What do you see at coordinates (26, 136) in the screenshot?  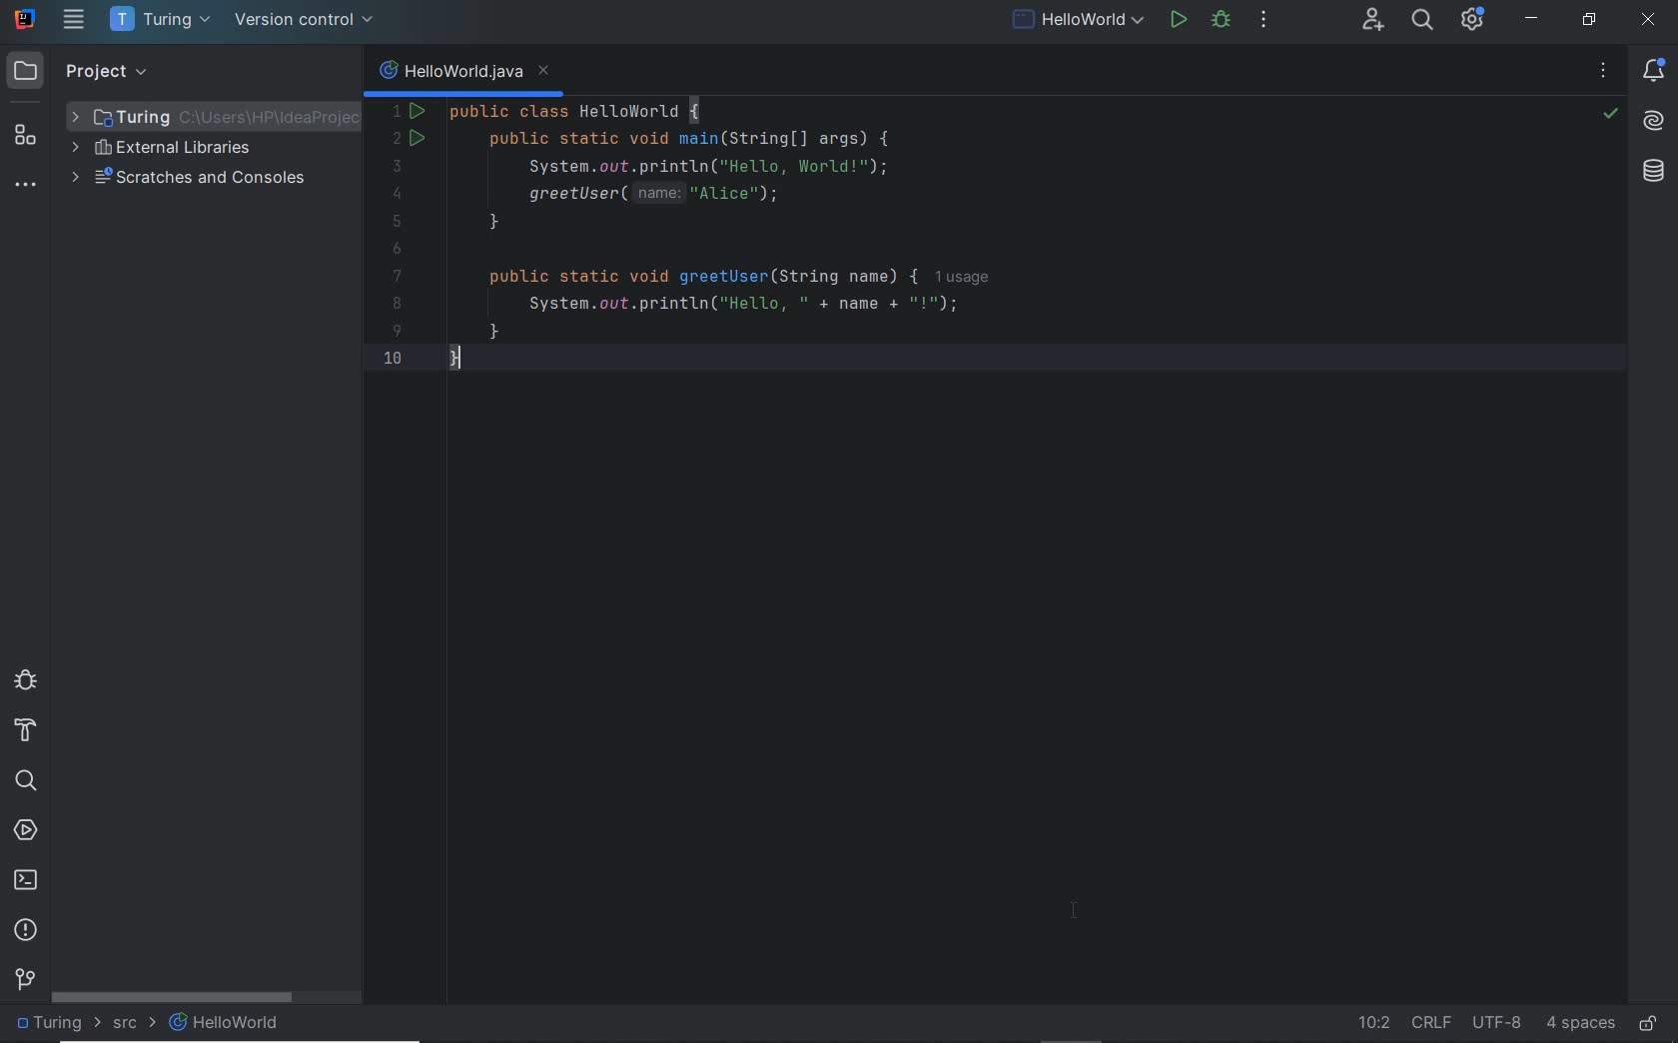 I see `structure` at bounding box center [26, 136].